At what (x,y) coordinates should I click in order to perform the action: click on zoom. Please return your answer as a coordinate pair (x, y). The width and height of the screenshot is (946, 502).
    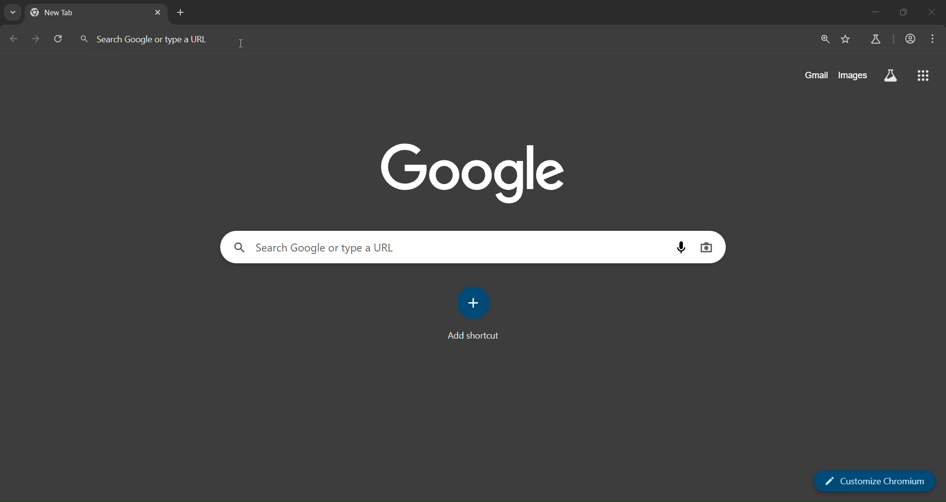
    Looking at the image, I should click on (823, 40).